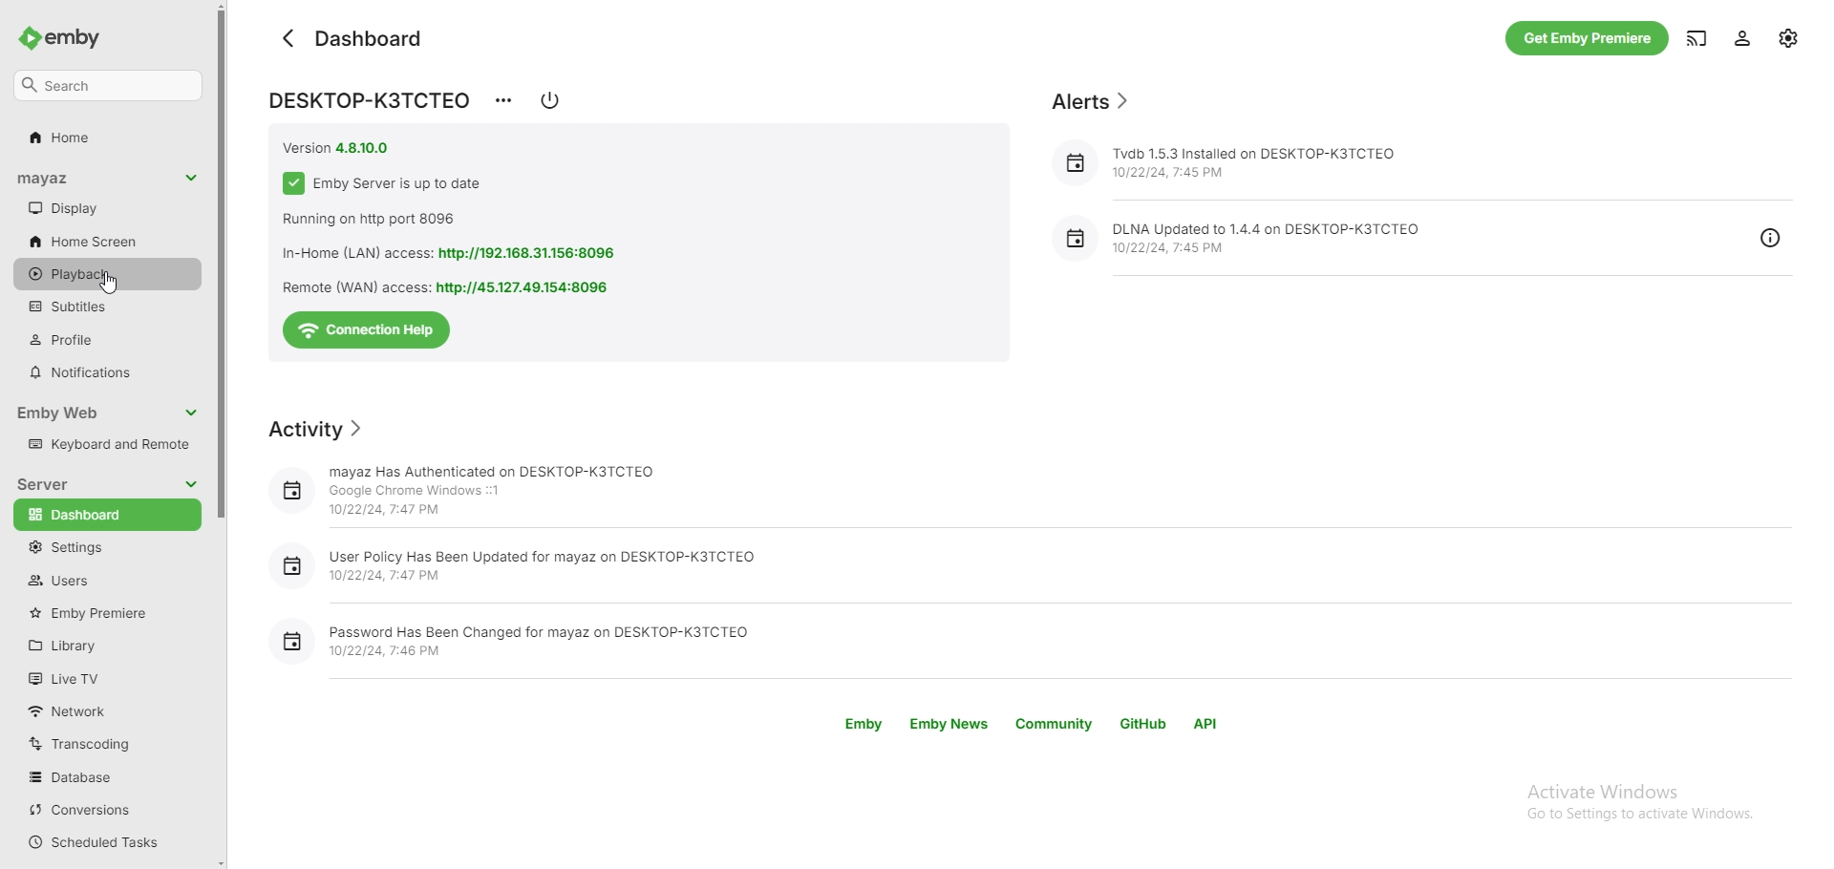 The image size is (1834, 869). I want to click on community, so click(1053, 725).